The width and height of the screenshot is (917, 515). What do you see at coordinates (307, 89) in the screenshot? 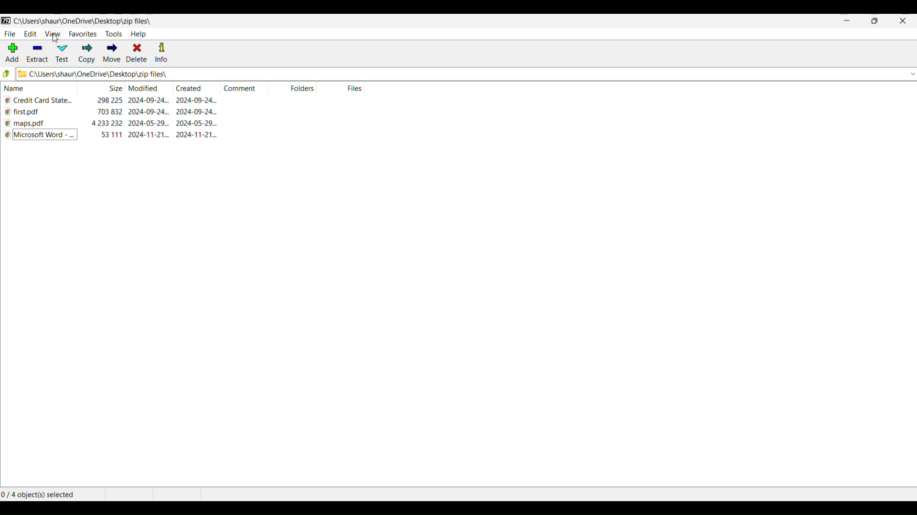
I see `folders` at bounding box center [307, 89].